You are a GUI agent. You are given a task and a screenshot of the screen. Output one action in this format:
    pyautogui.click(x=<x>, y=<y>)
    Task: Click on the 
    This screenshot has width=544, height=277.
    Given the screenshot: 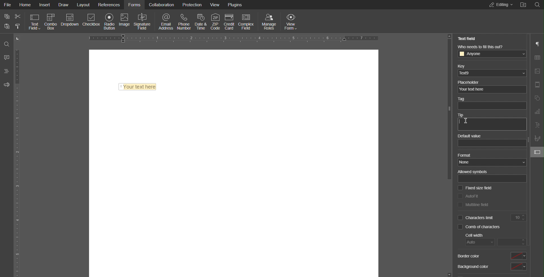 What is the action you would take?
    pyautogui.click(x=537, y=6)
    